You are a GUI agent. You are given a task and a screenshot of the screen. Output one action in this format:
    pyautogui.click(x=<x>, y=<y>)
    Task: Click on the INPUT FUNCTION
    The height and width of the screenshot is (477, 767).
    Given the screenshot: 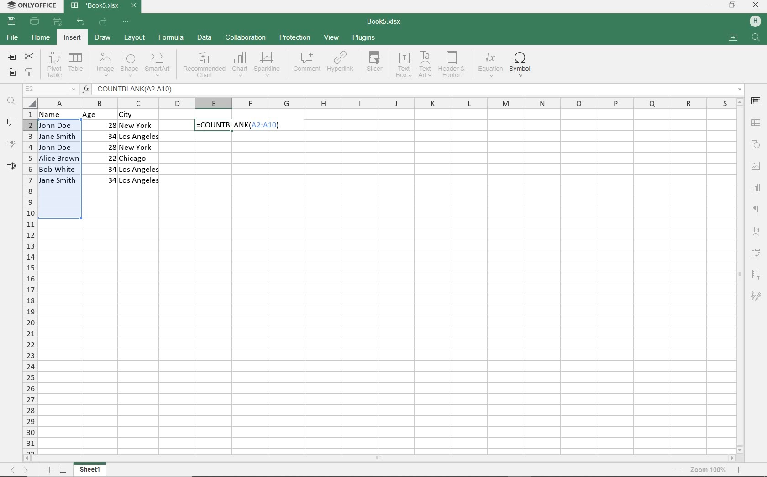 What is the action you would take?
    pyautogui.click(x=412, y=88)
    